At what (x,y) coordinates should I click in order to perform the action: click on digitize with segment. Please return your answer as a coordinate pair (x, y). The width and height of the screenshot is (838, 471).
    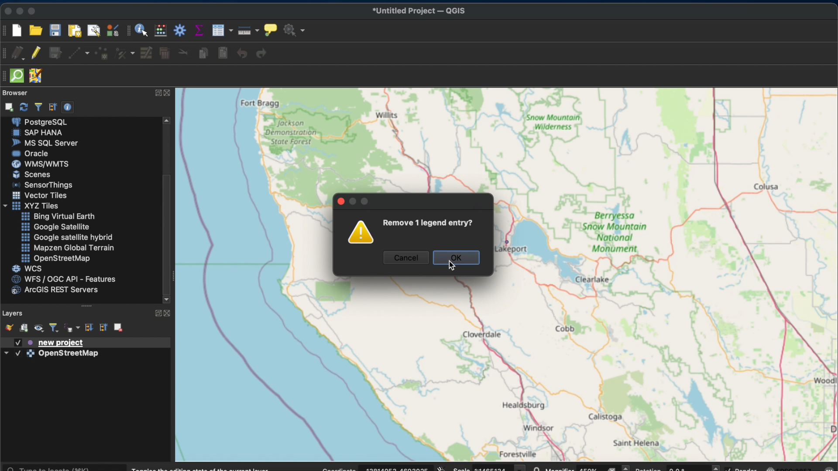
    Looking at the image, I should click on (77, 53).